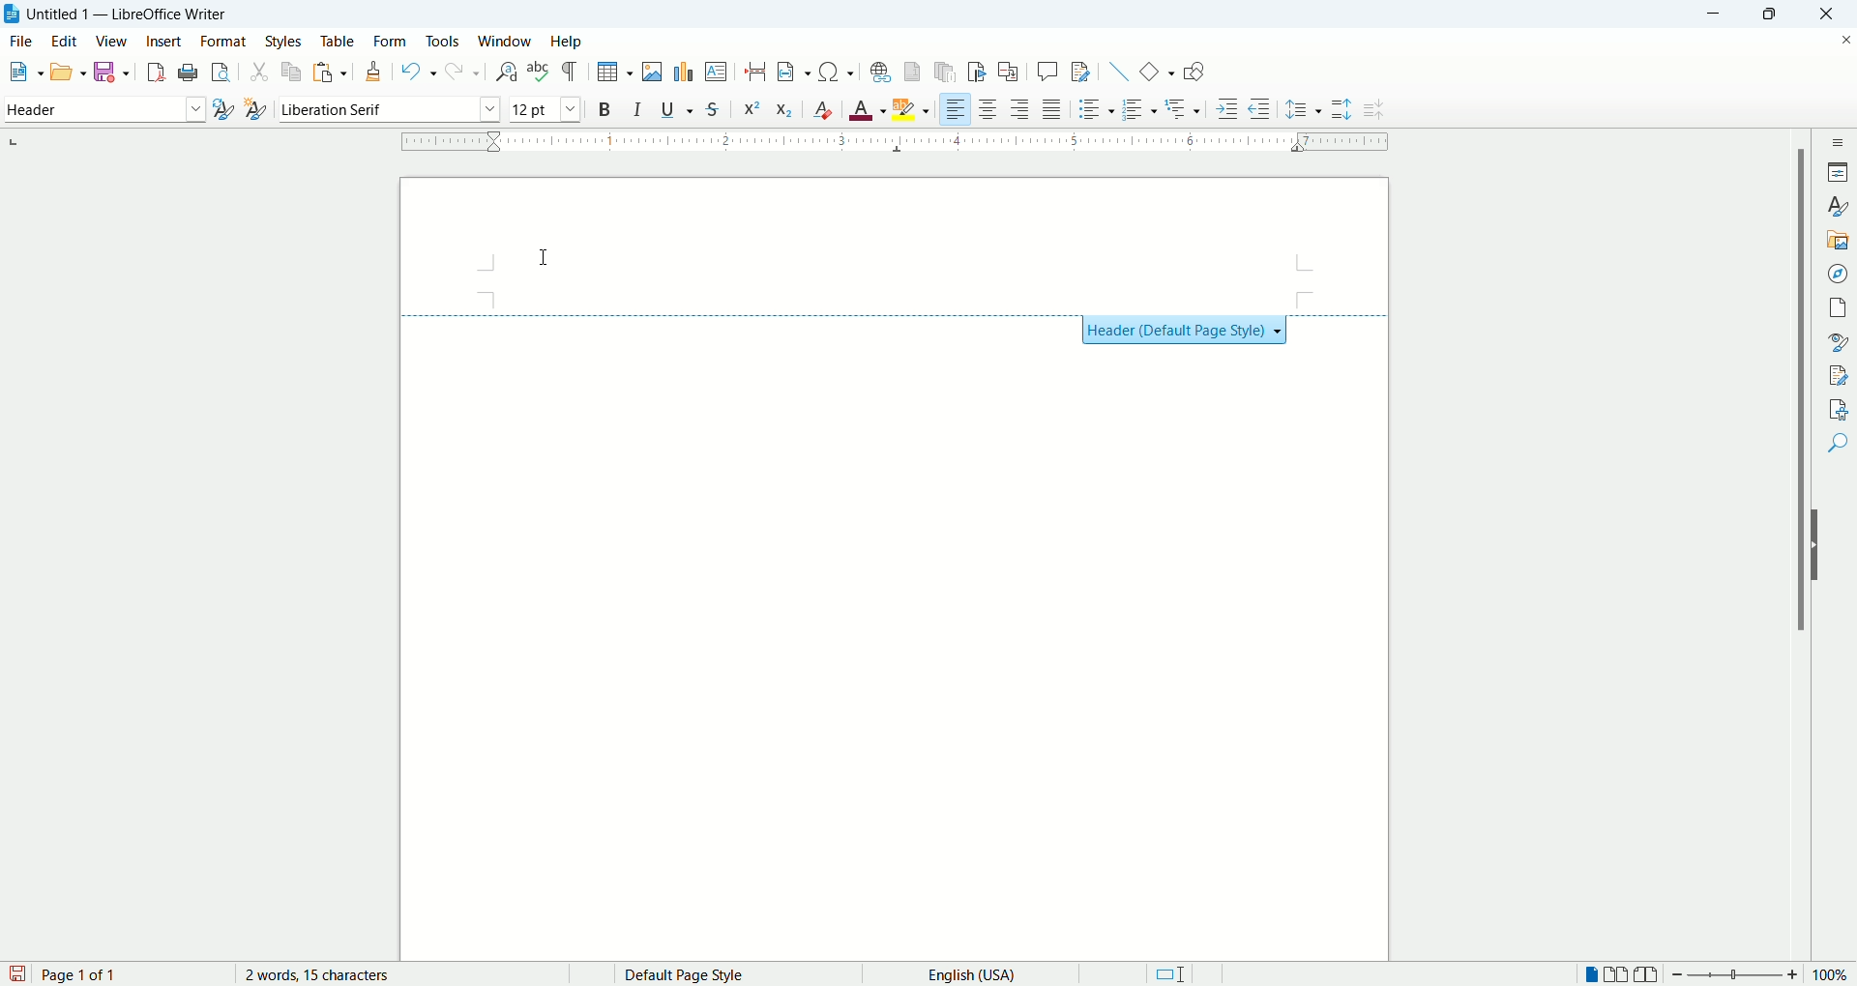 This screenshot has height=986, width=1857. What do you see at coordinates (1780, 16) in the screenshot?
I see `maximize` at bounding box center [1780, 16].